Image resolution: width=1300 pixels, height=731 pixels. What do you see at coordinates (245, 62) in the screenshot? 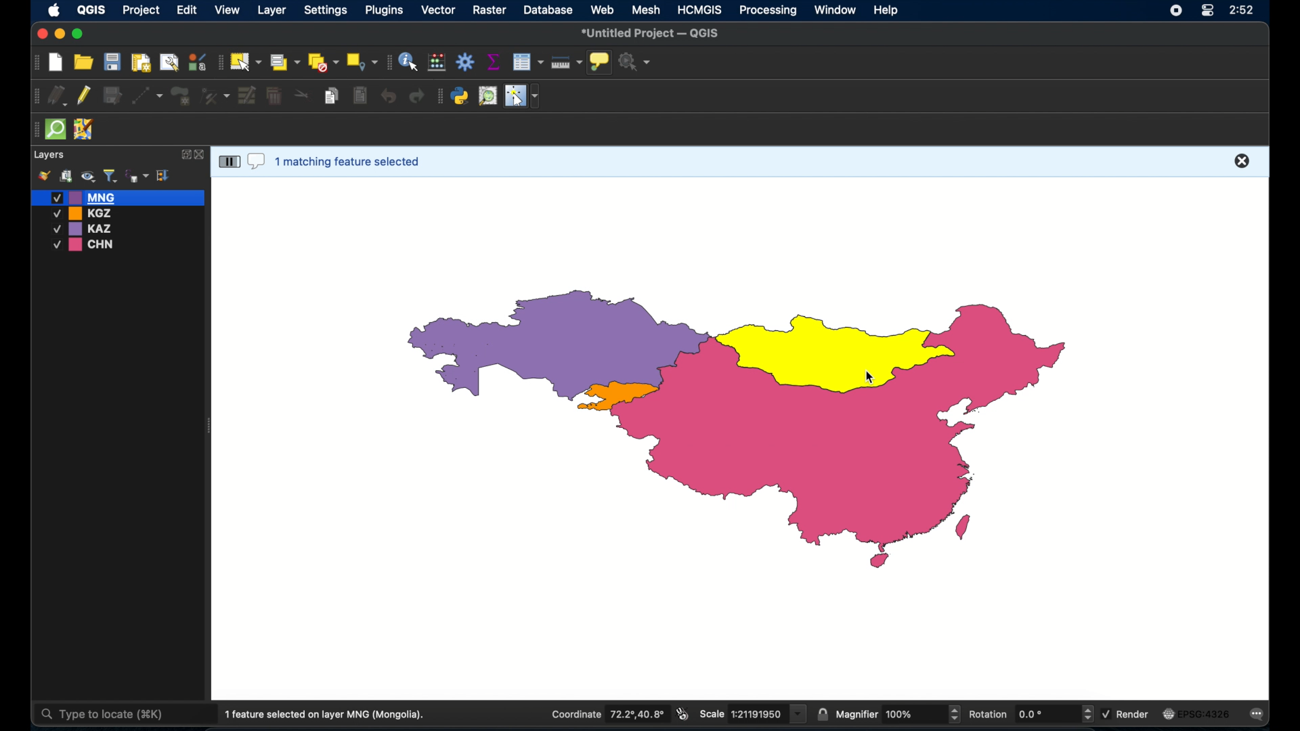
I see `select features` at bounding box center [245, 62].